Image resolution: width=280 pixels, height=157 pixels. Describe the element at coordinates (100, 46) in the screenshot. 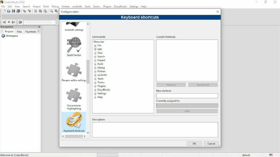

I see `File` at that location.